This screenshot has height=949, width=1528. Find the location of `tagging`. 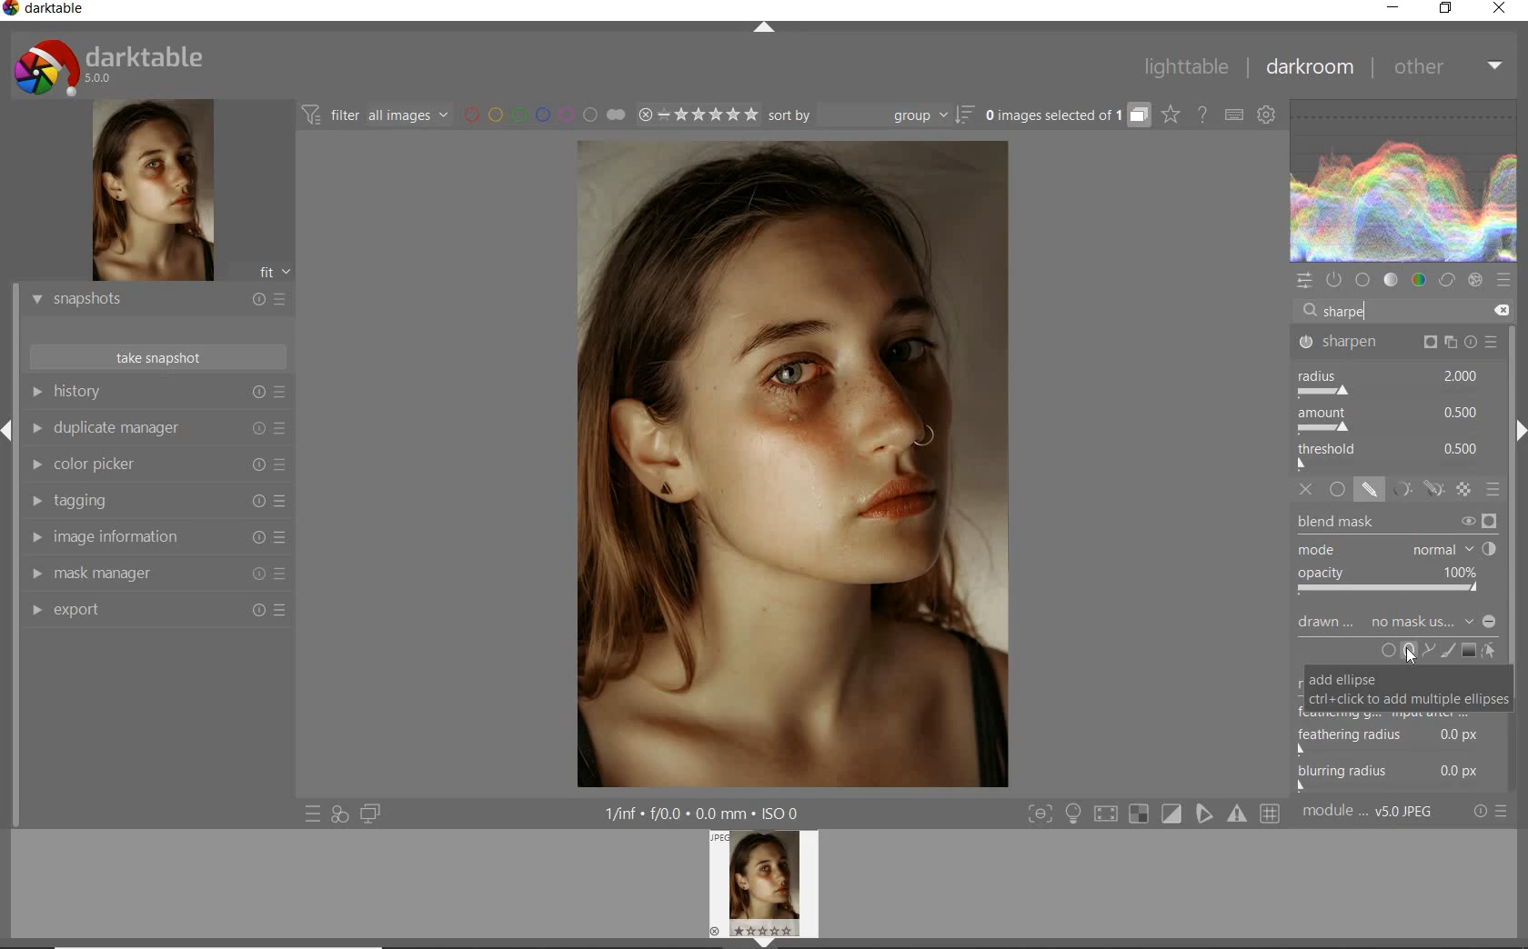

tagging is located at coordinates (154, 502).